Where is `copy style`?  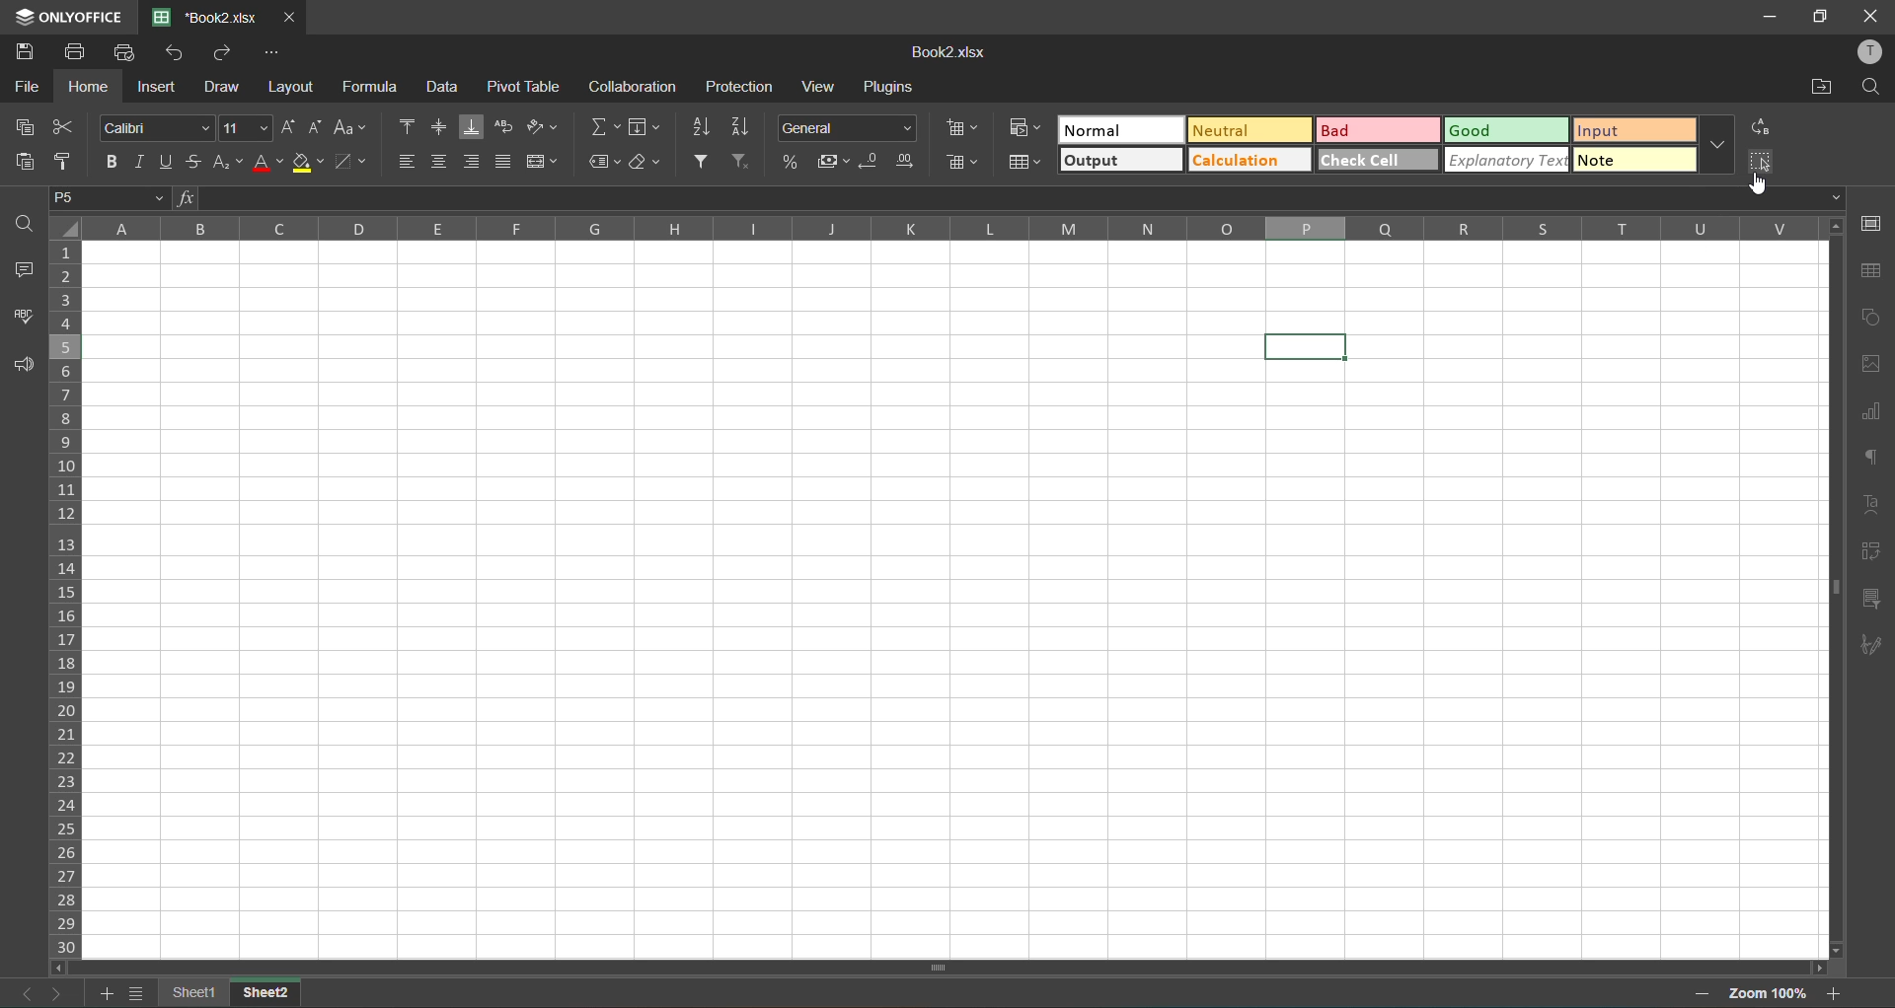 copy style is located at coordinates (69, 162).